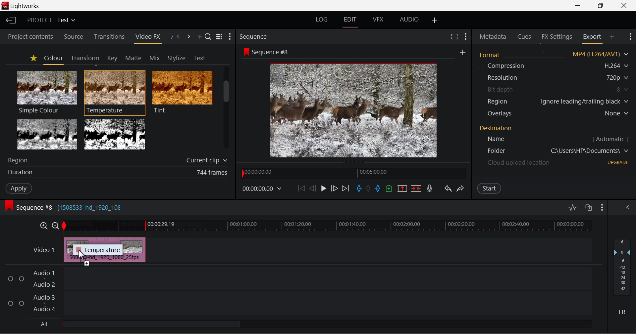  Describe the element at coordinates (617, 65) in the screenshot. I see `H.264 ` at that location.